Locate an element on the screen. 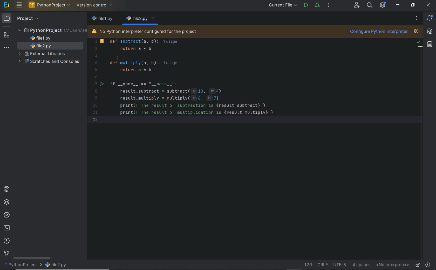  structure is located at coordinates (8, 36).